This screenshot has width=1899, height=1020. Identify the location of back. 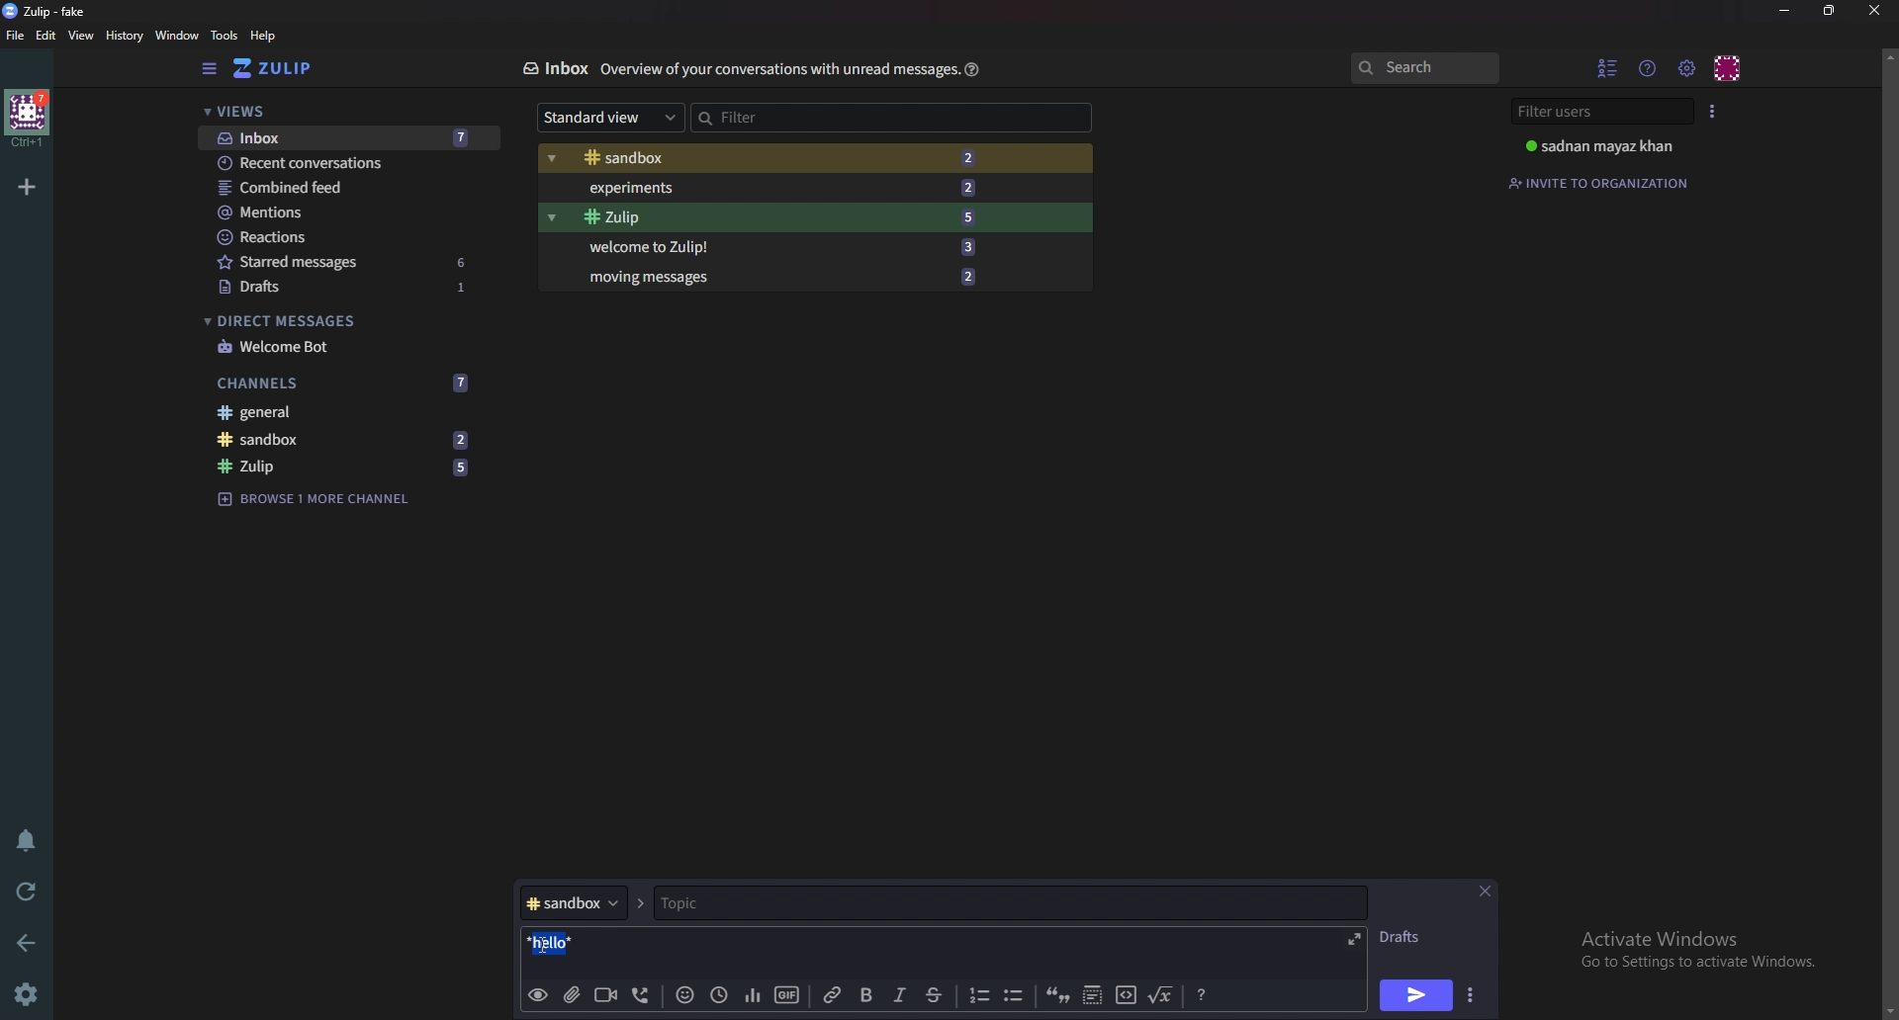
(28, 944).